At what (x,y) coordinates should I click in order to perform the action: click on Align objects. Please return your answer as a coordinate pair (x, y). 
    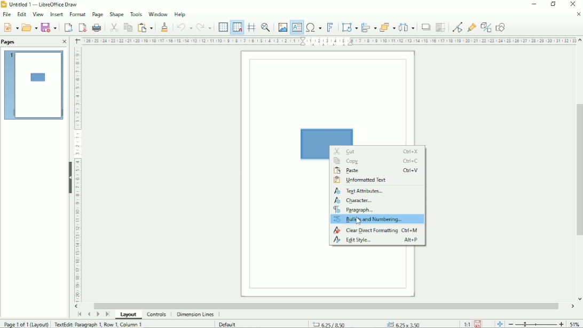
    Looking at the image, I should click on (368, 26).